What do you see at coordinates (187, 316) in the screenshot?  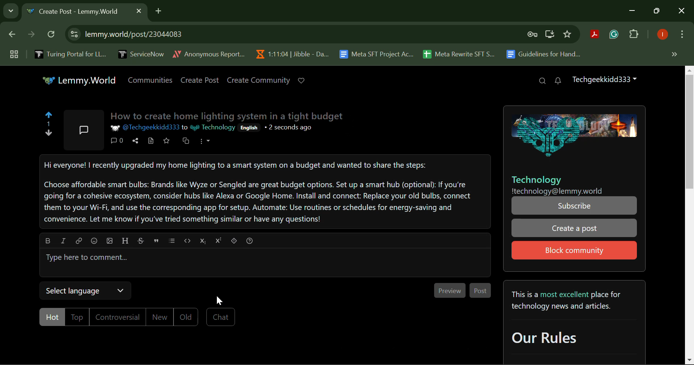 I see `Old Post Filter Unselected` at bounding box center [187, 316].